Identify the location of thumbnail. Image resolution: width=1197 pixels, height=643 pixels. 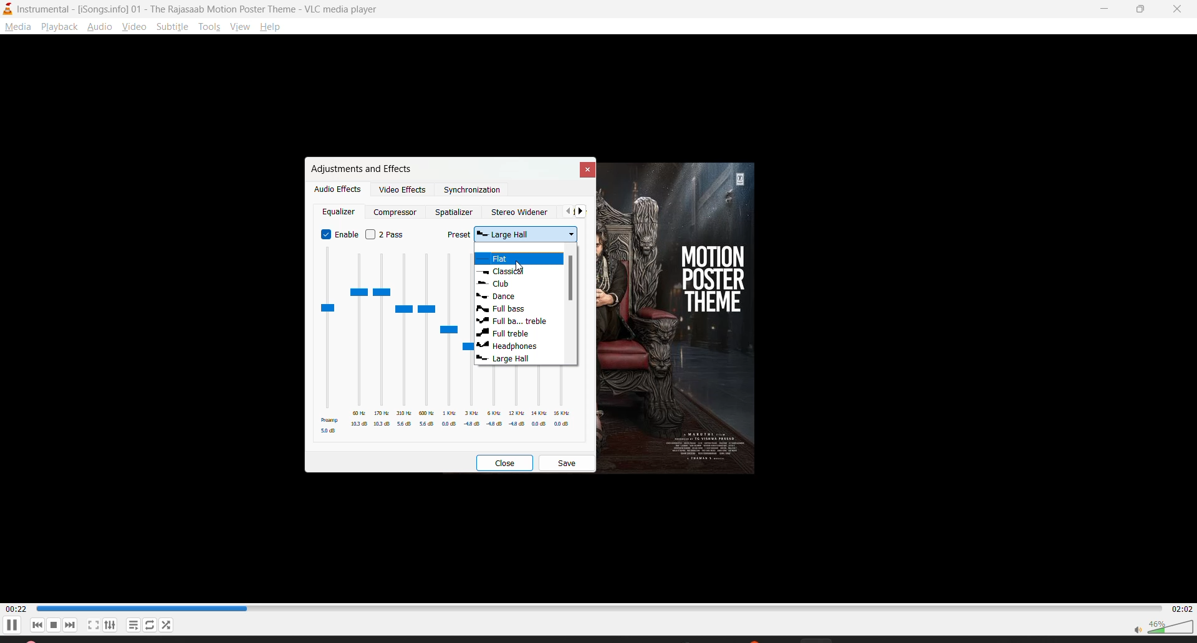
(696, 315).